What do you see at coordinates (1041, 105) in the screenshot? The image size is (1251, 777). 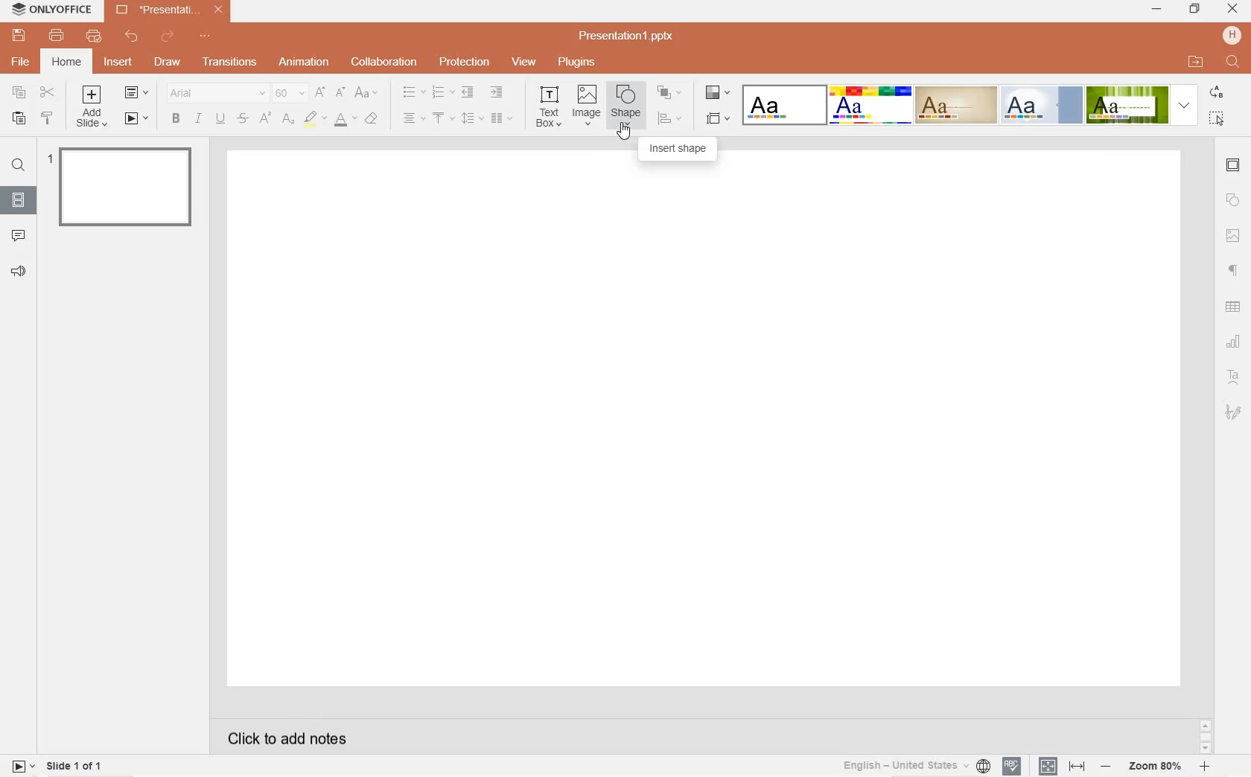 I see `Official` at bounding box center [1041, 105].